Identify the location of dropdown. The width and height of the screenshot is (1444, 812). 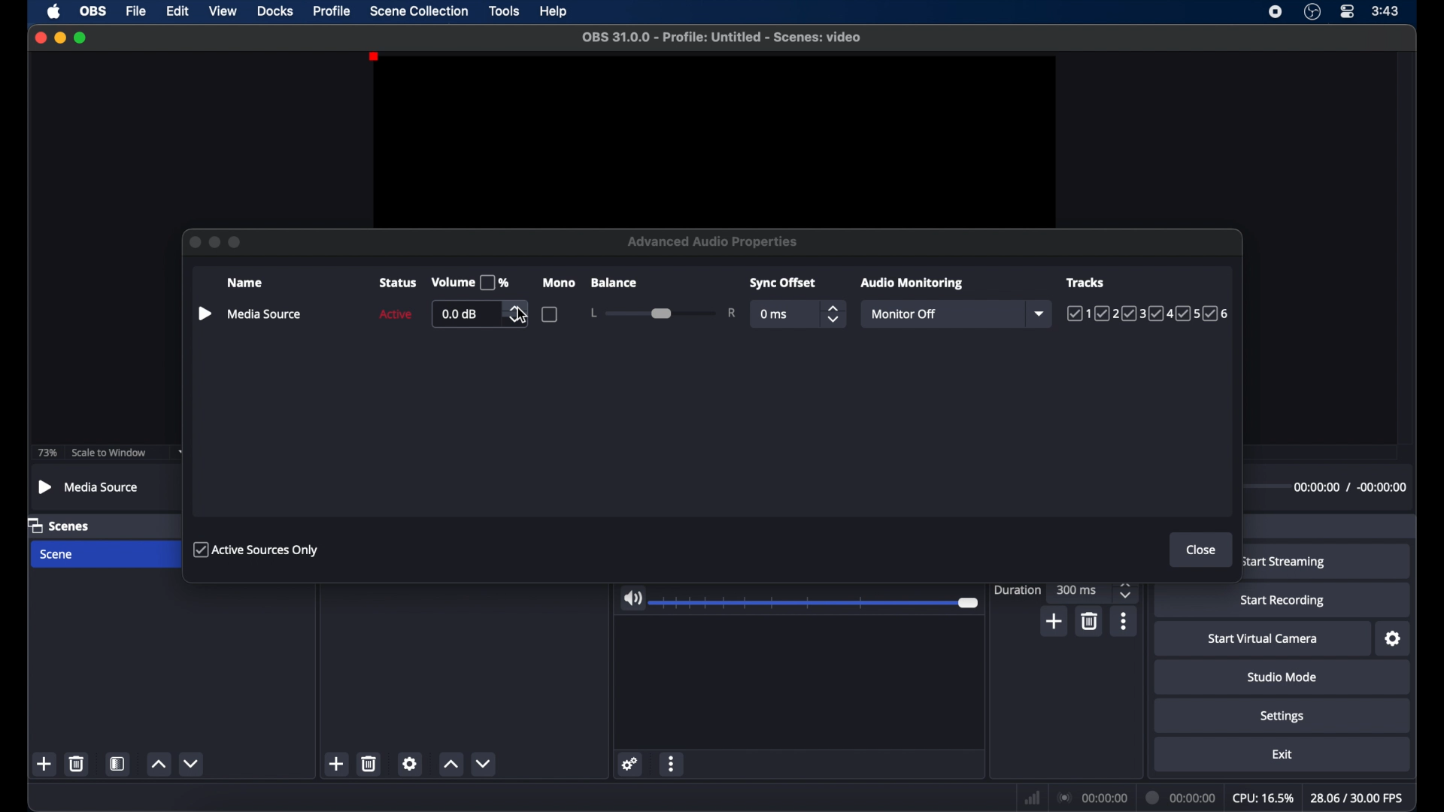
(1041, 314).